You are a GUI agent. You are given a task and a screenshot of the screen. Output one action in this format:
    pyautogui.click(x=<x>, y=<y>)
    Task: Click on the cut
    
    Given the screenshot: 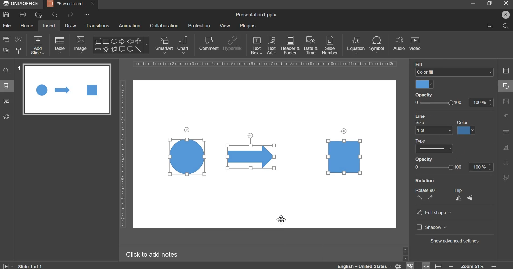 What is the action you would take?
    pyautogui.click(x=18, y=39)
    